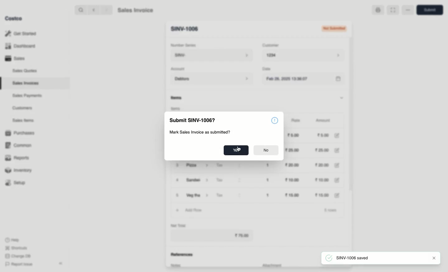  Describe the element at coordinates (21, 145) in the screenshot. I see `Common` at that location.